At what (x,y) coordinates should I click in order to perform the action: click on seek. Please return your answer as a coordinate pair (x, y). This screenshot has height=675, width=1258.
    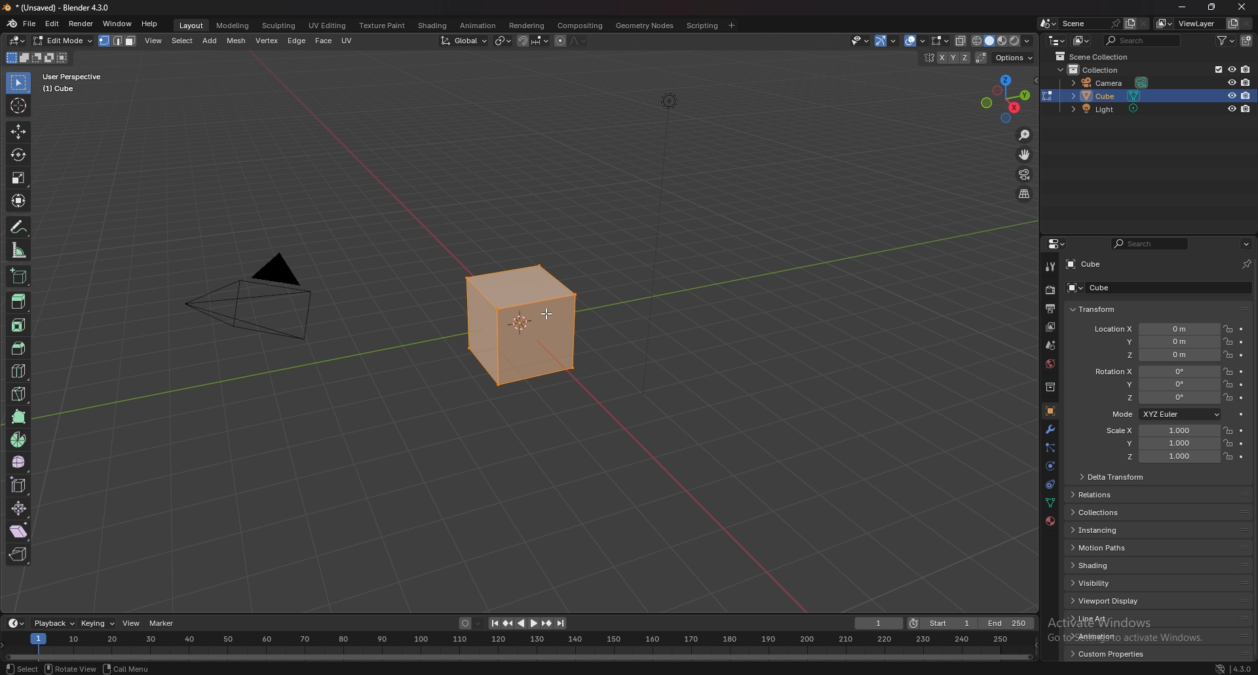
    Looking at the image, I should click on (519, 647).